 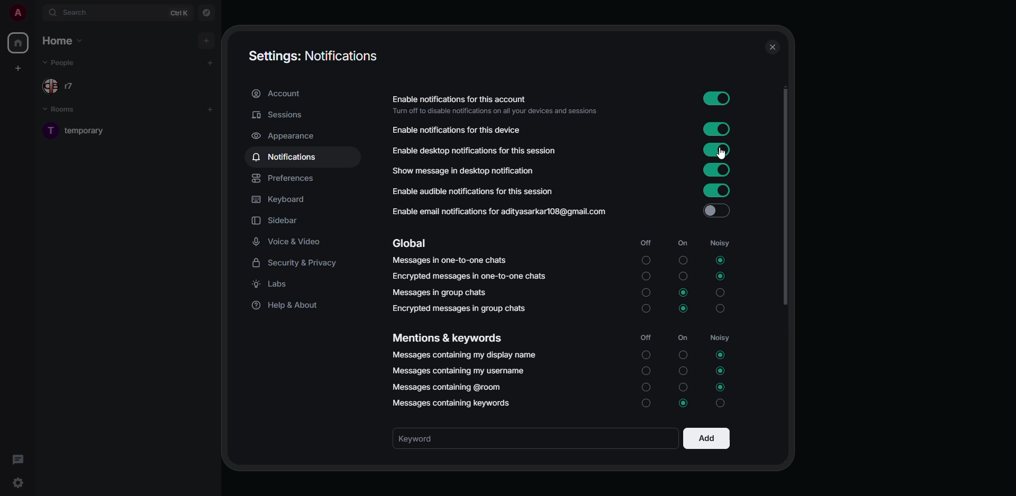 What do you see at coordinates (465, 356) in the screenshot?
I see `messages containing name` at bounding box center [465, 356].